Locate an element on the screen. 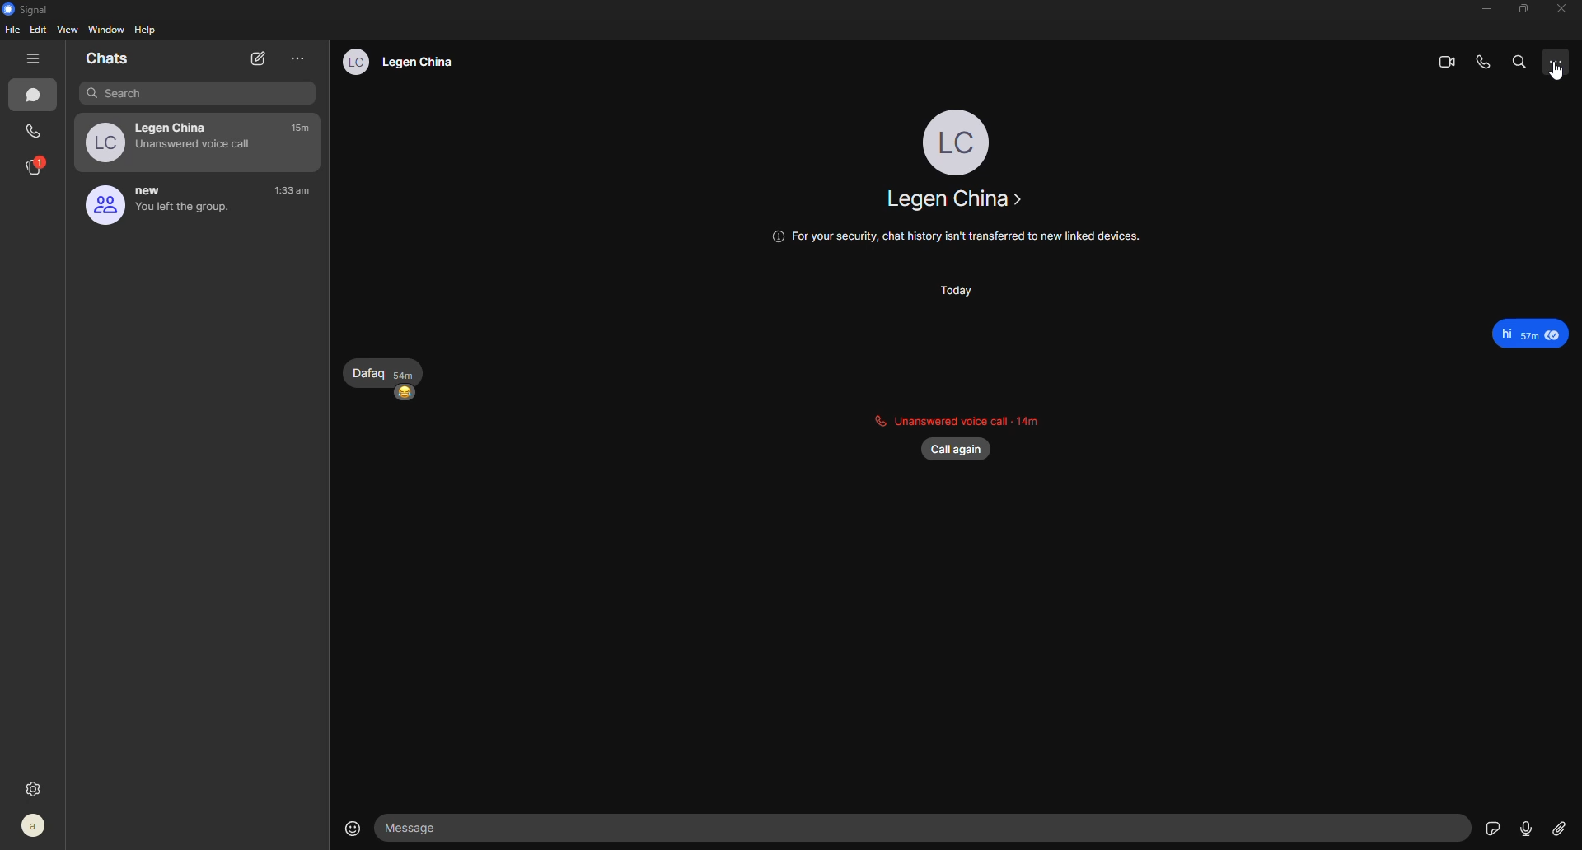 The height and width of the screenshot is (850, 1582). more is located at coordinates (1556, 63).